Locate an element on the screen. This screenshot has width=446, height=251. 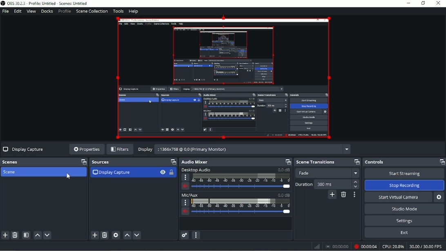
More Options is located at coordinates (184, 202).